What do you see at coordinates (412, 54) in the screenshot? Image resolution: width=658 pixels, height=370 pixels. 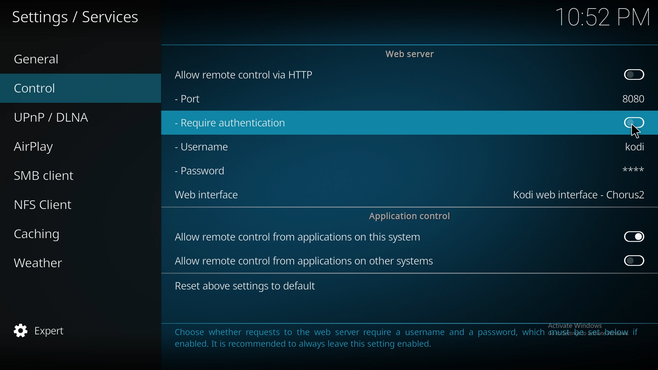 I see `web server` at bounding box center [412, 54].